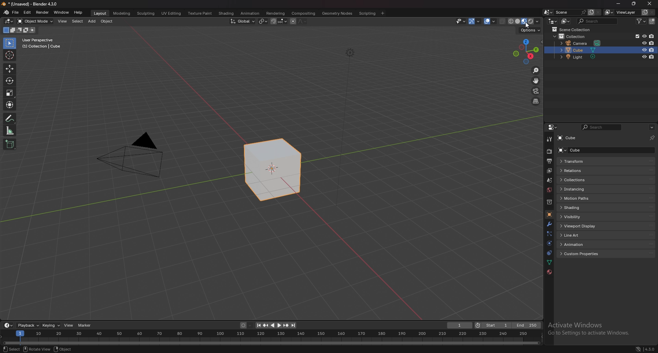 The height and width of the screenshot is (353, 658). I want to click on new collection, so click(652, 21).